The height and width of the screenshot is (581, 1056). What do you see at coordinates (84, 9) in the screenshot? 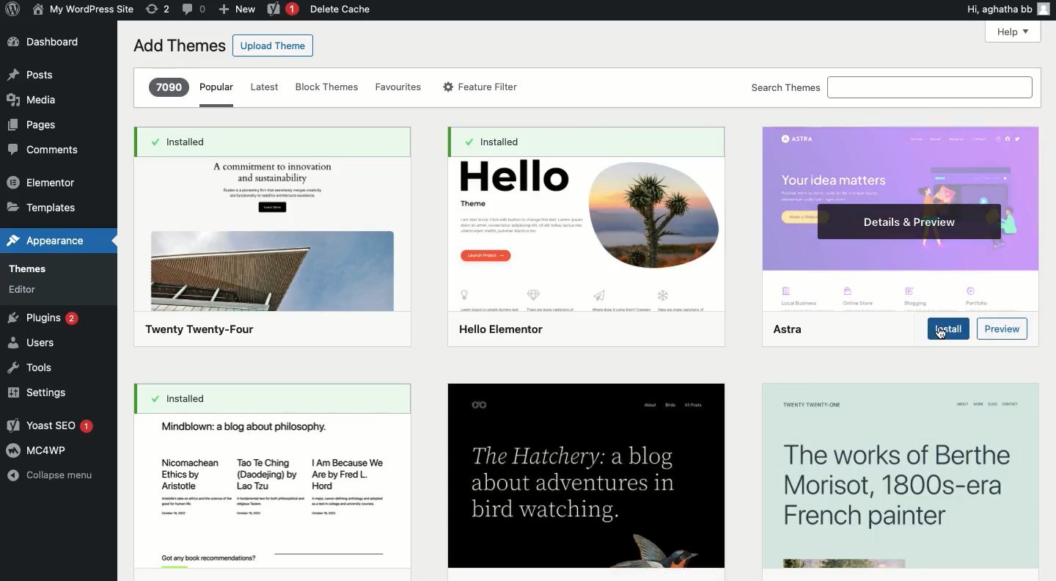
I see `Name` at bounding box center [84, 9].